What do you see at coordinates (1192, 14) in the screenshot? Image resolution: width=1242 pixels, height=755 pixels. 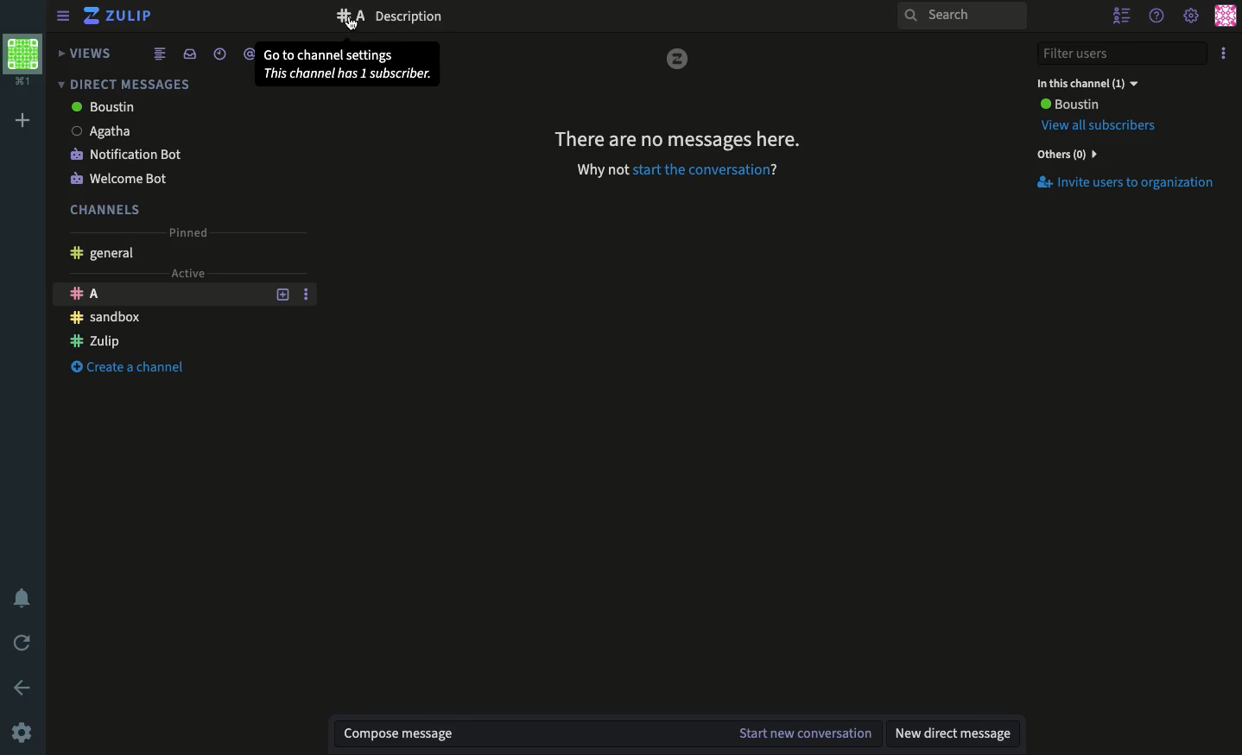 I see `Settings` at bounding box center [1192, 14].